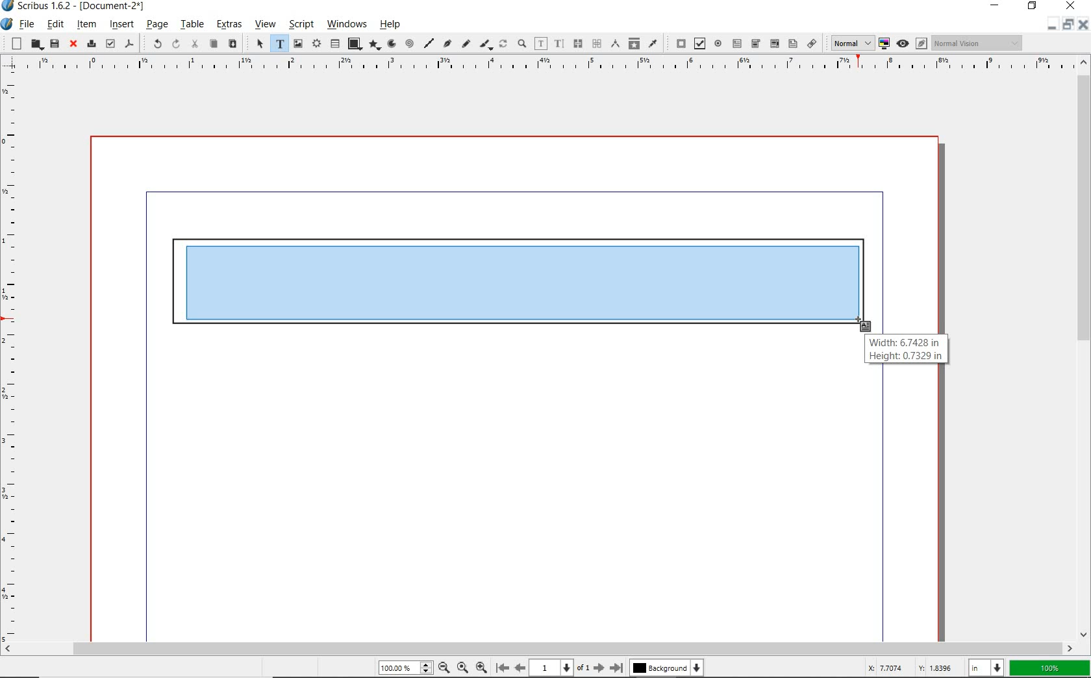  Describe the element at coordinates (520, 666) in the screenshot. I see `move to previous` at that location.